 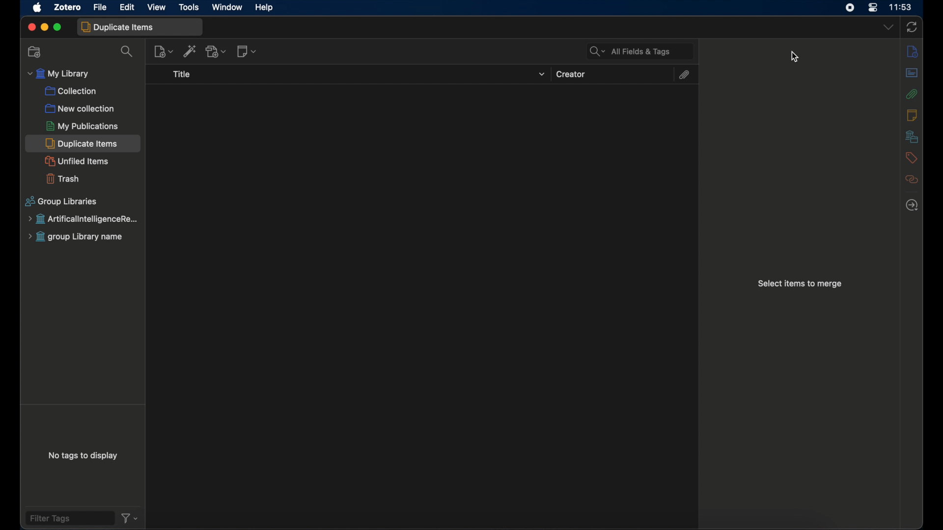 I want to click on my publications, so click(x=82, y=126).